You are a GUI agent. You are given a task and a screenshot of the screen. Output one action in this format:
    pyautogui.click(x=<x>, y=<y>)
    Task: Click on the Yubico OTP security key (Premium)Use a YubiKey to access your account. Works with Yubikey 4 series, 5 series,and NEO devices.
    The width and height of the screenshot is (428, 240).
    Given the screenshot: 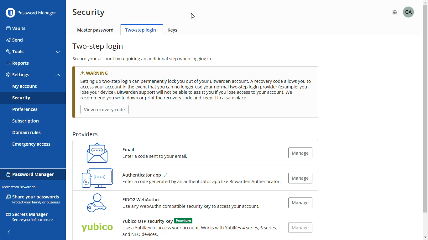 What is the action you would take?
    pyautogui.click(x=199, y=227)
    